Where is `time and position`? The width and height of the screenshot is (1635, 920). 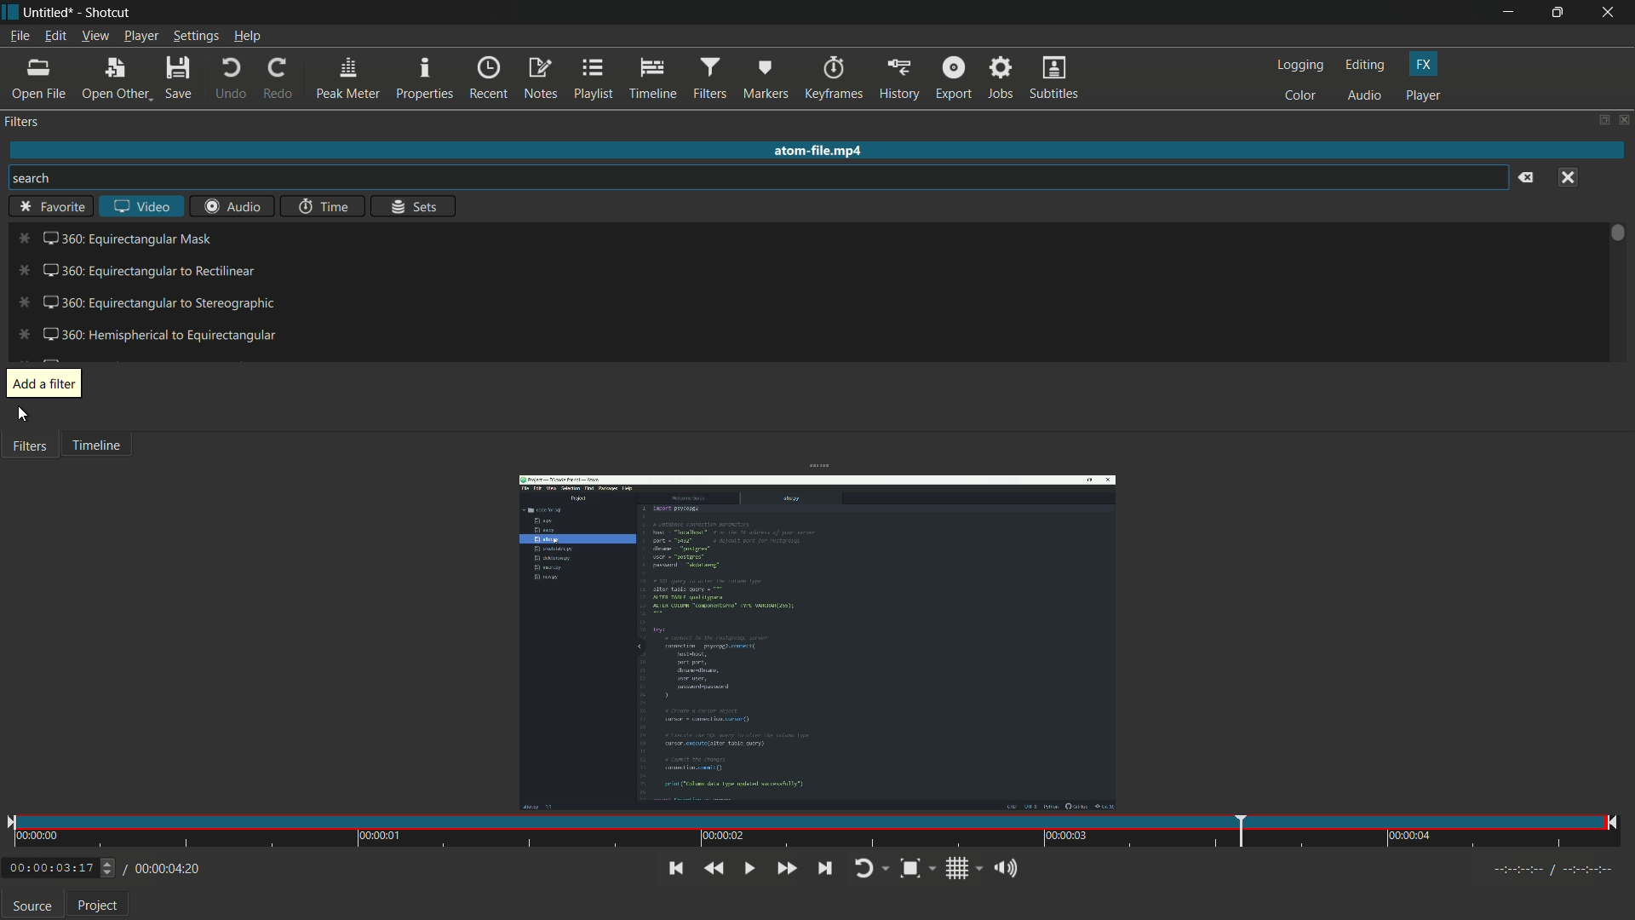 time and position is located at coordinates (814, 832).